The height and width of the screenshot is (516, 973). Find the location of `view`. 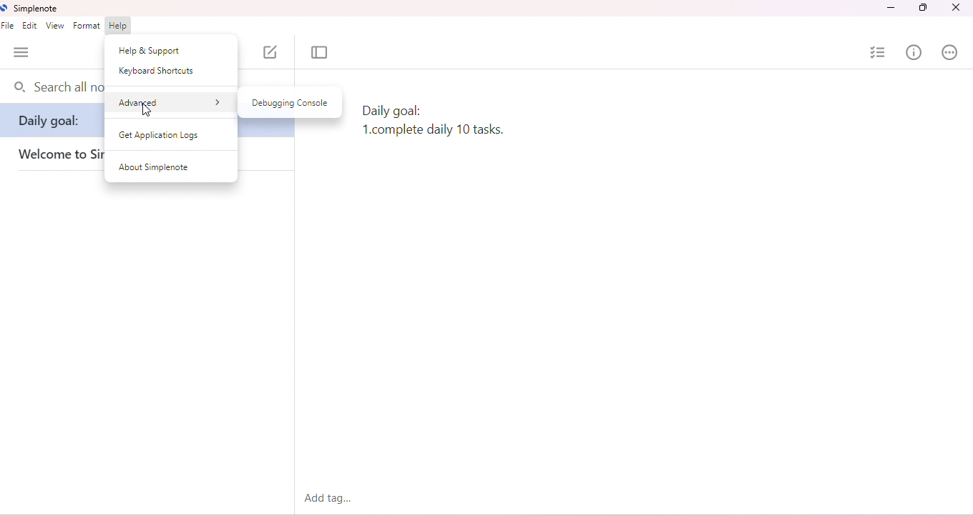

view is located at coordinates (54, 26).